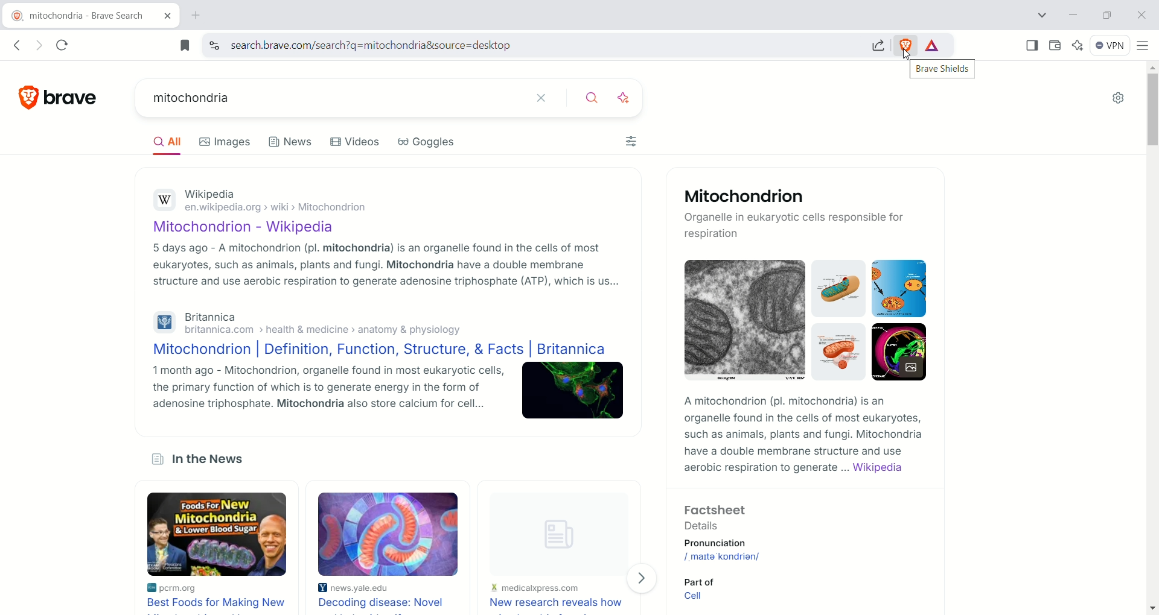  Describe the element at coordinates (705, 580) in the screenshot. I see `Part of` at that location.